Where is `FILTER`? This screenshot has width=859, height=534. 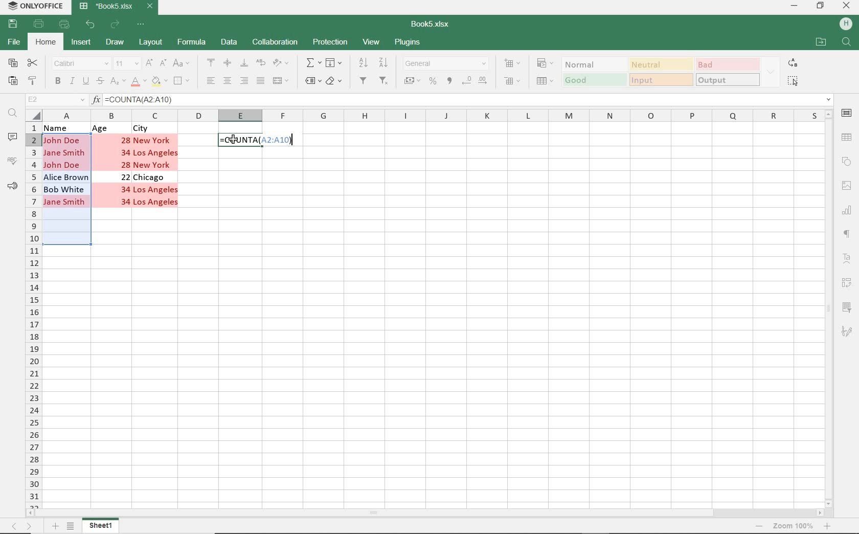
FILTER is located at coordinates (364, 81).